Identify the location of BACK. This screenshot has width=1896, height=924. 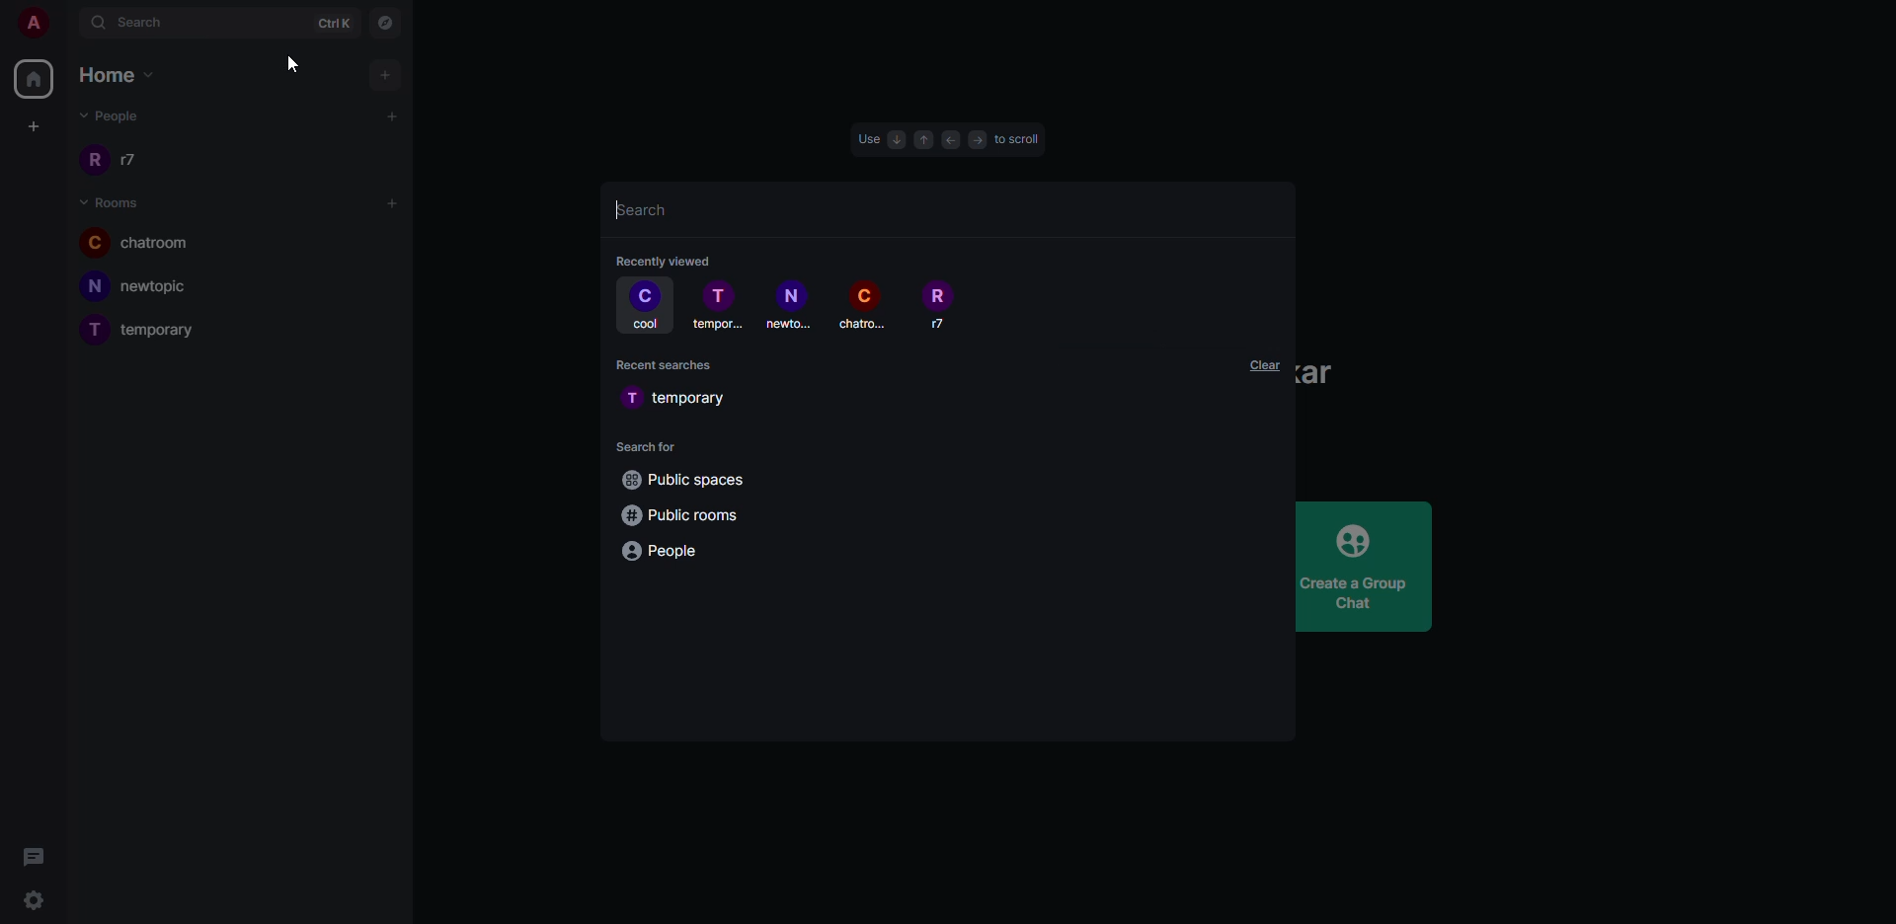
(949, 138).